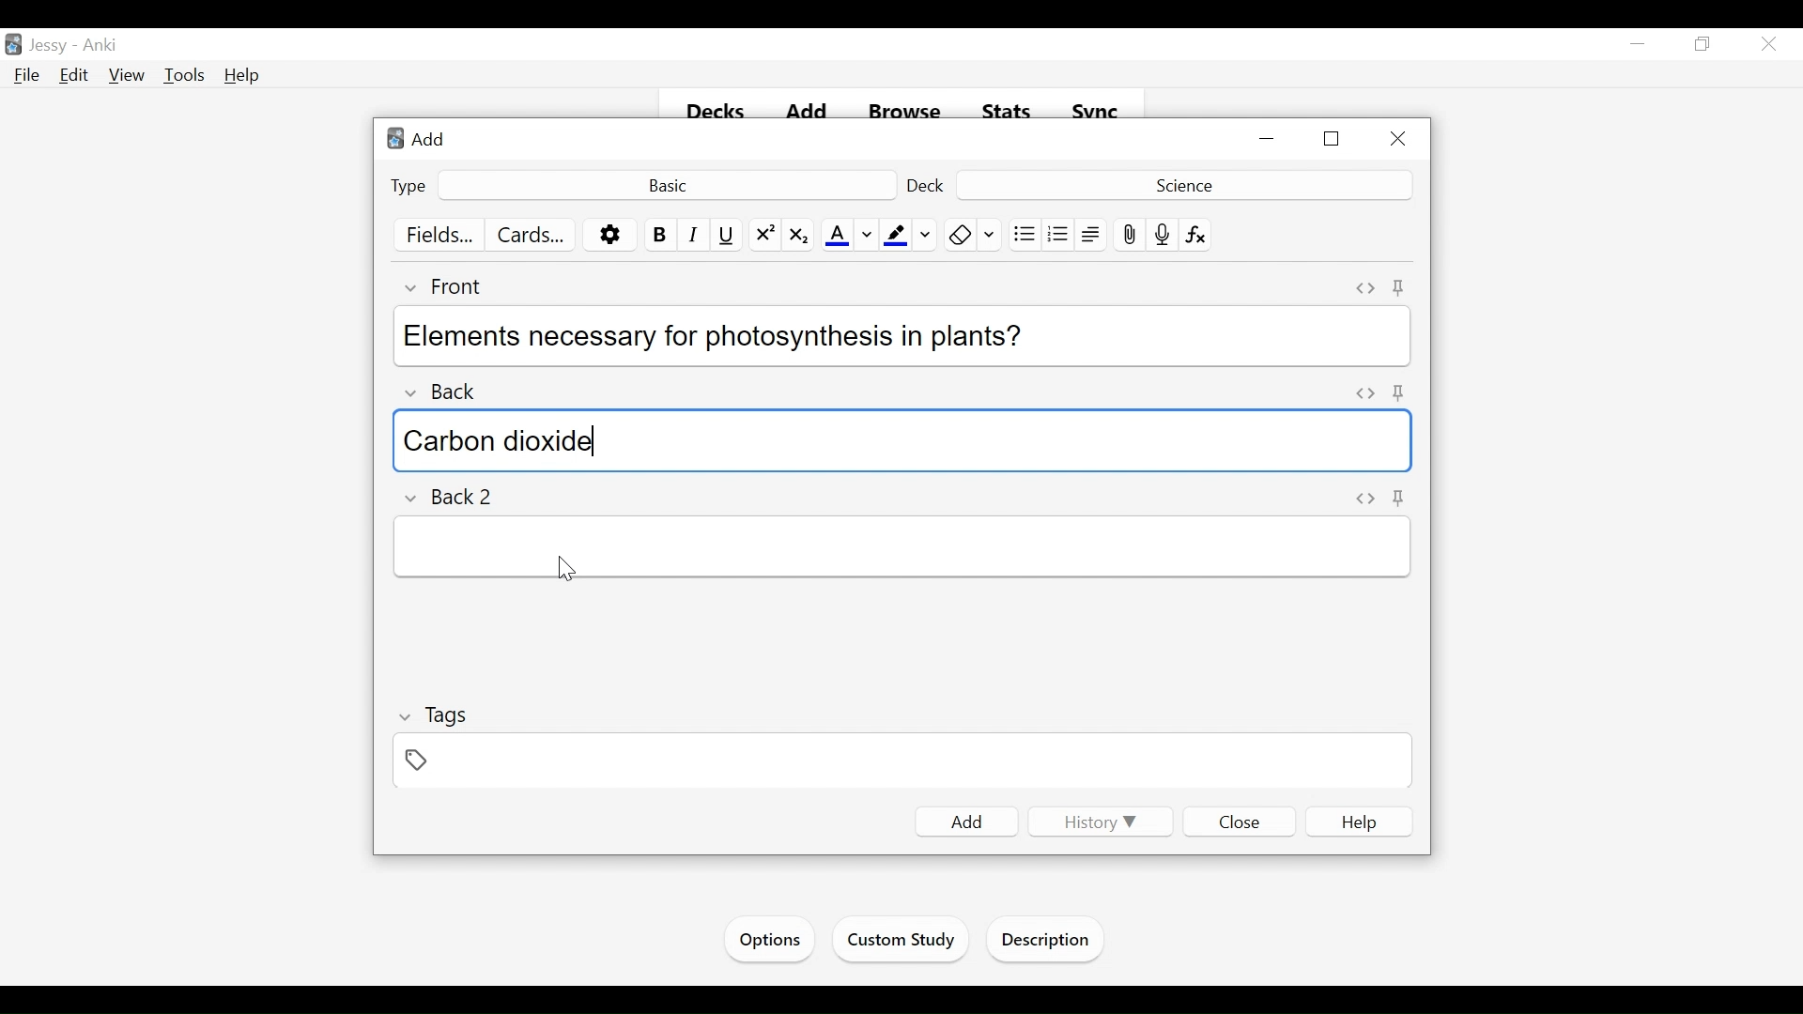  What do you see at coordinates (1360, 822) in the screenshot?
I see `Help` at bounding box center [1360, 822].